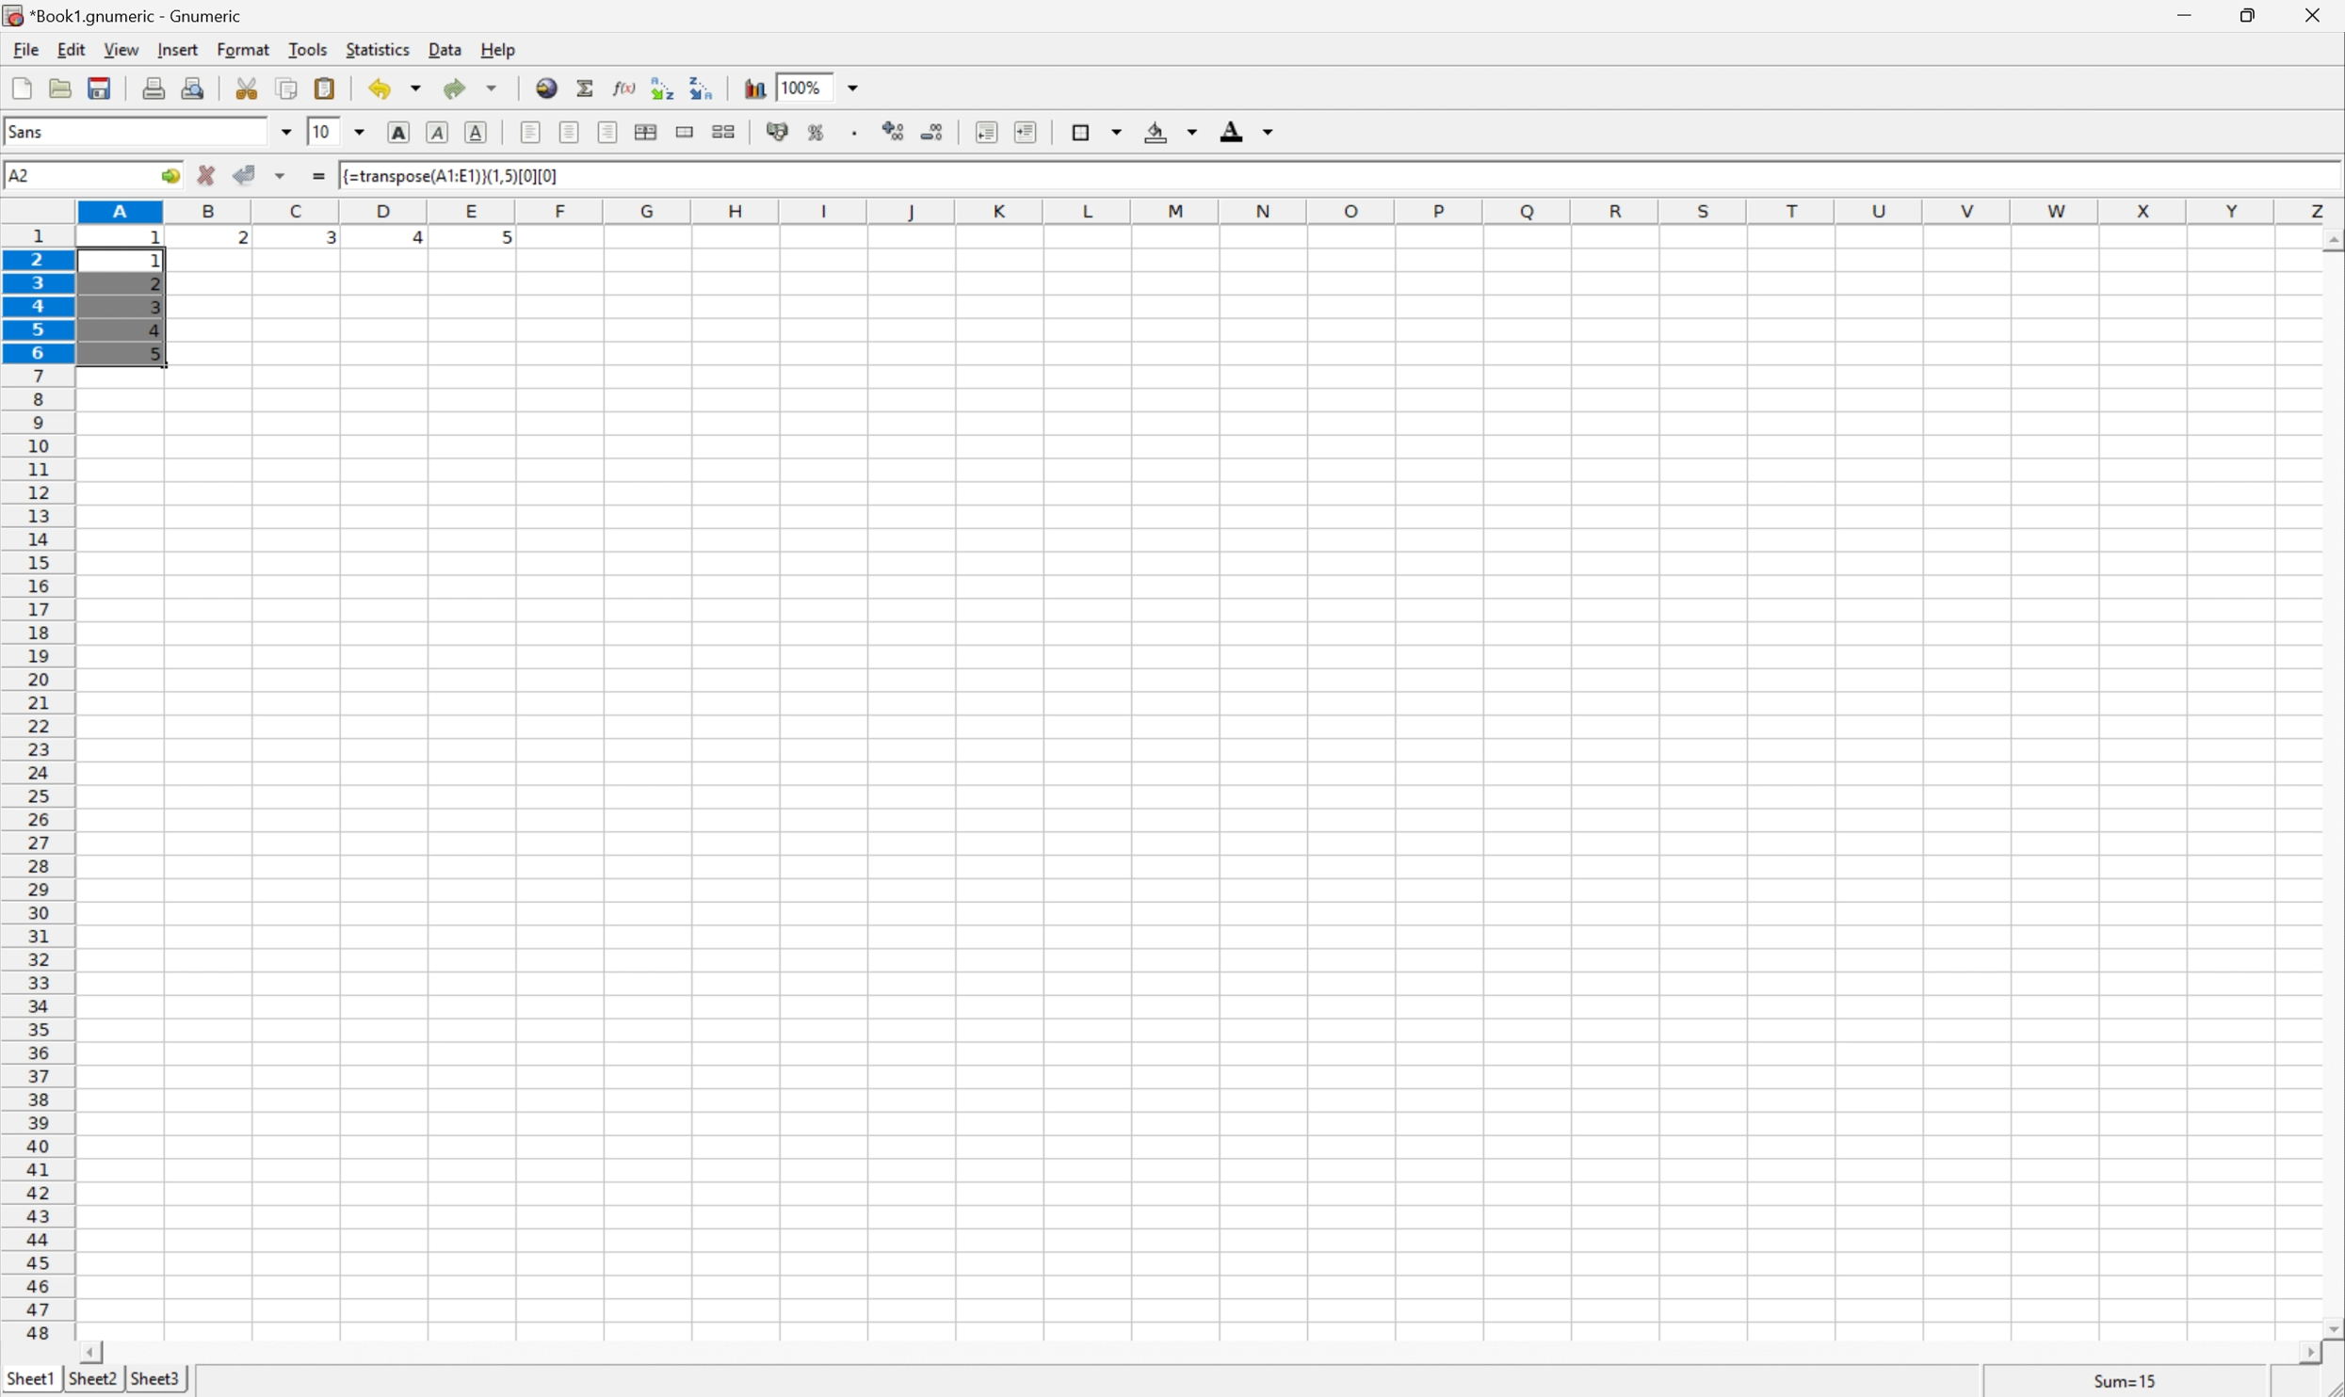 The image size is (2345, 1397). Describe the element at coordinates (2253, 14) in the screenshot. I see `restore down` at that location.